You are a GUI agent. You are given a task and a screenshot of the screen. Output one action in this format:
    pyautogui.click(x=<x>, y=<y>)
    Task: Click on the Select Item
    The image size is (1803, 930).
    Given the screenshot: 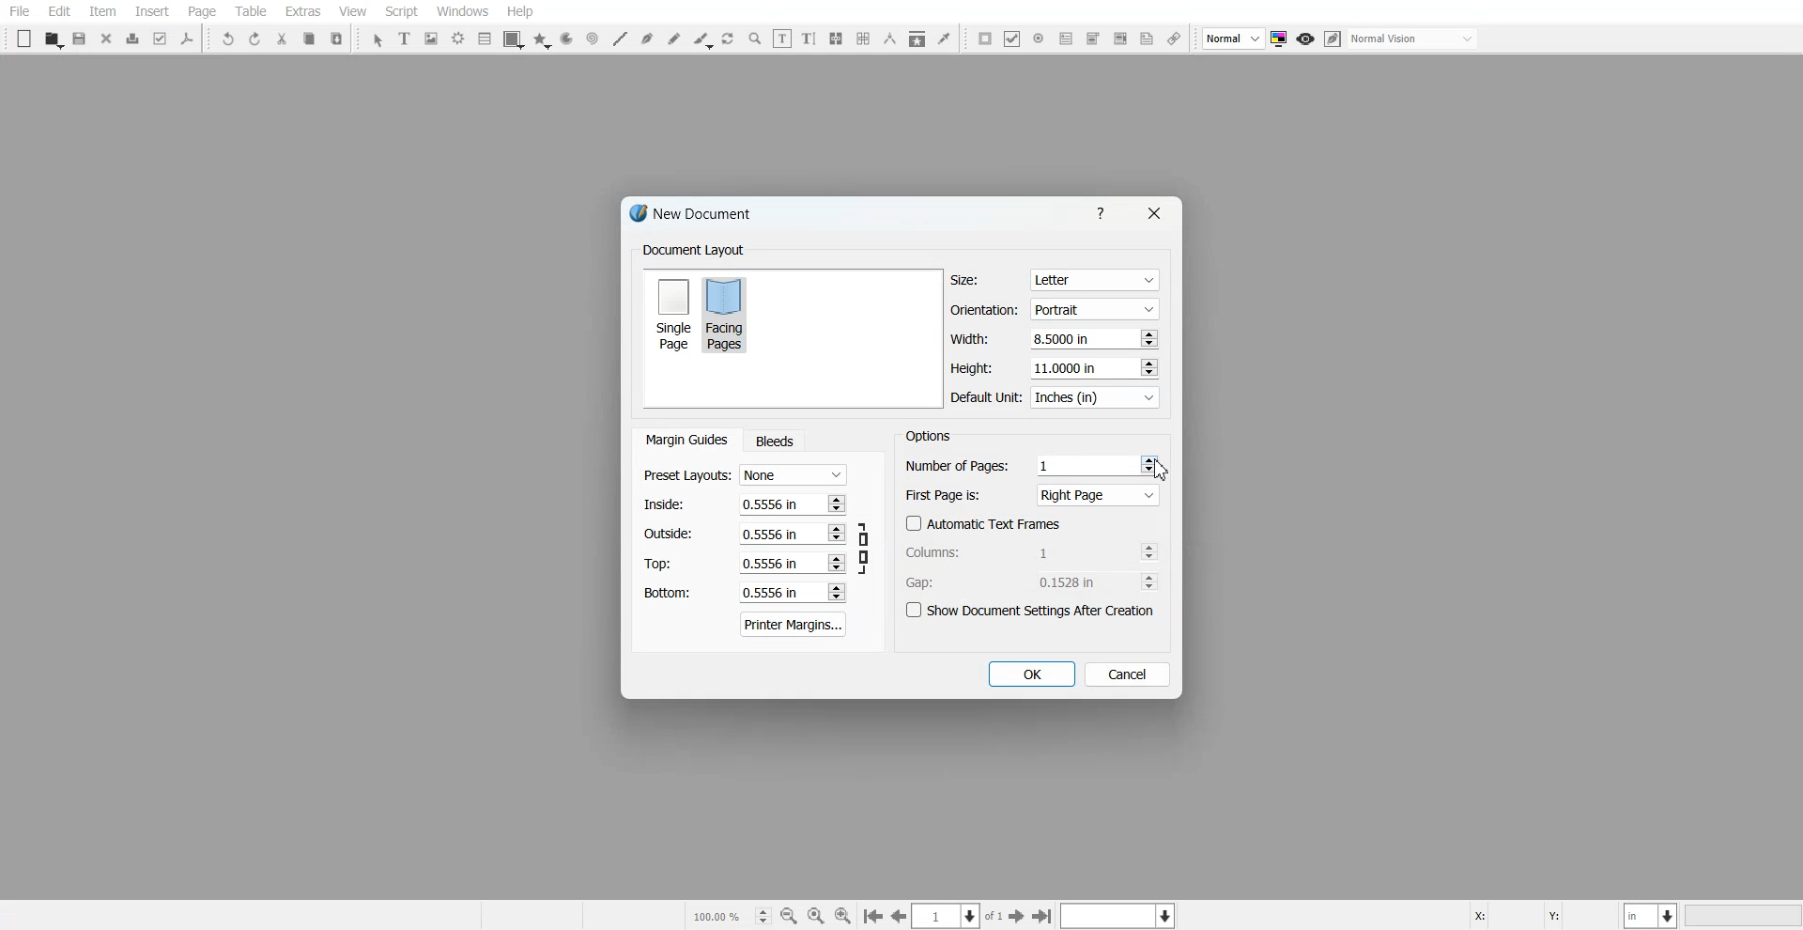 What is the action you would take?
    pyautogui.click(x=378, y=40)
    